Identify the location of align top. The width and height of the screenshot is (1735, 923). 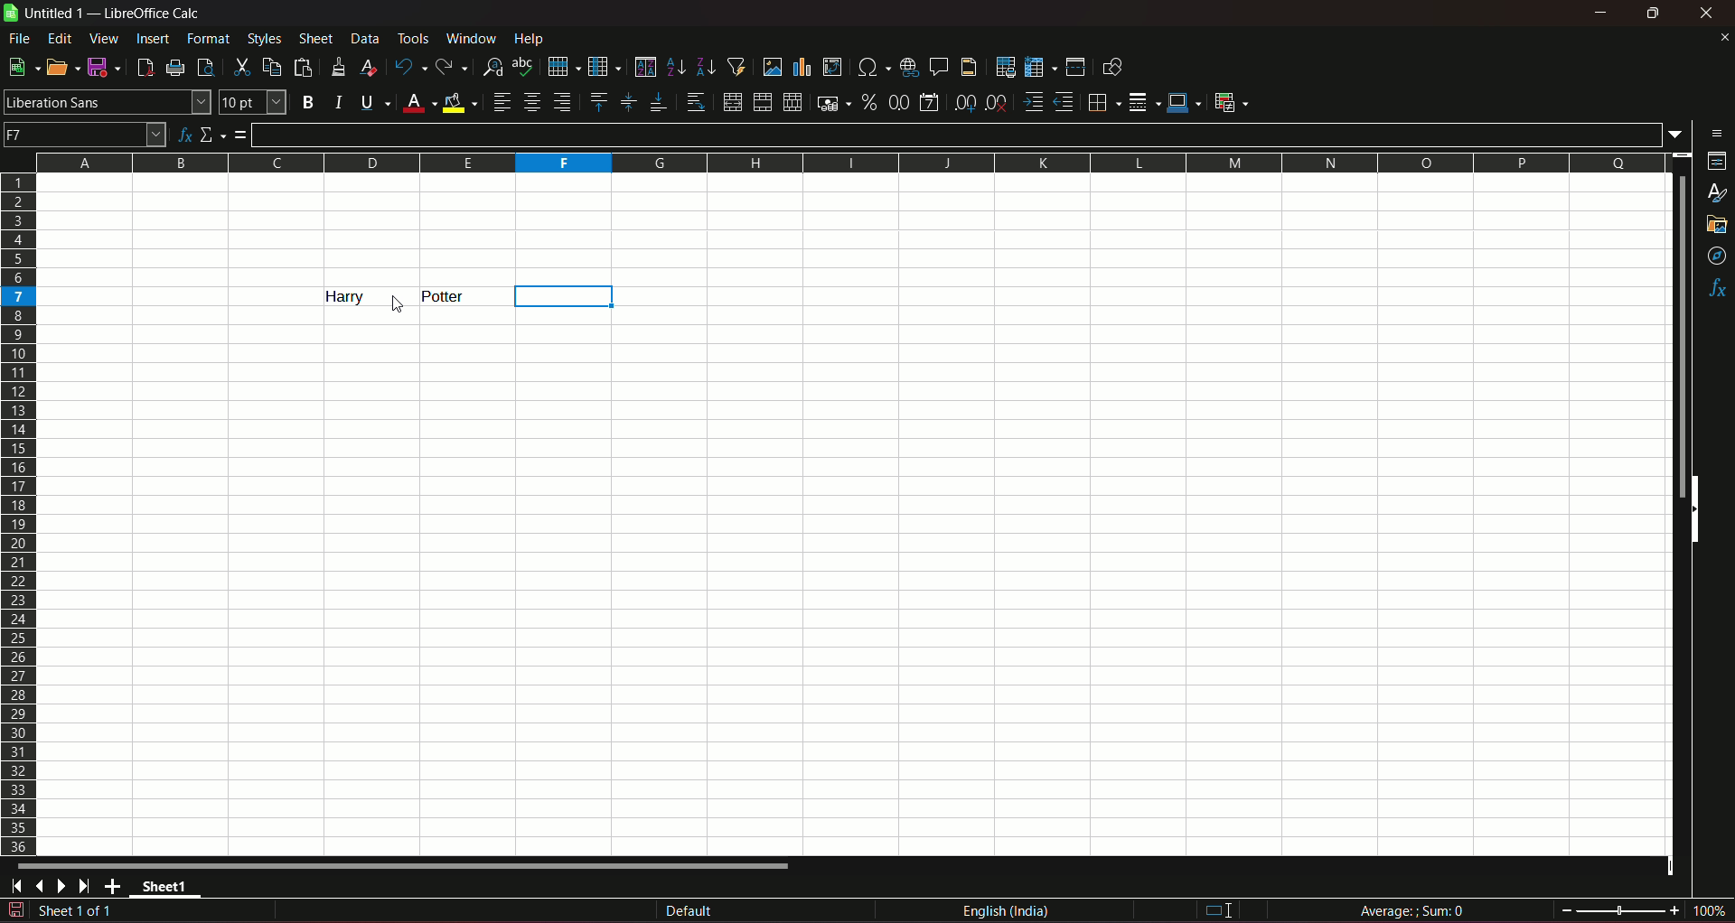
(597, 101).